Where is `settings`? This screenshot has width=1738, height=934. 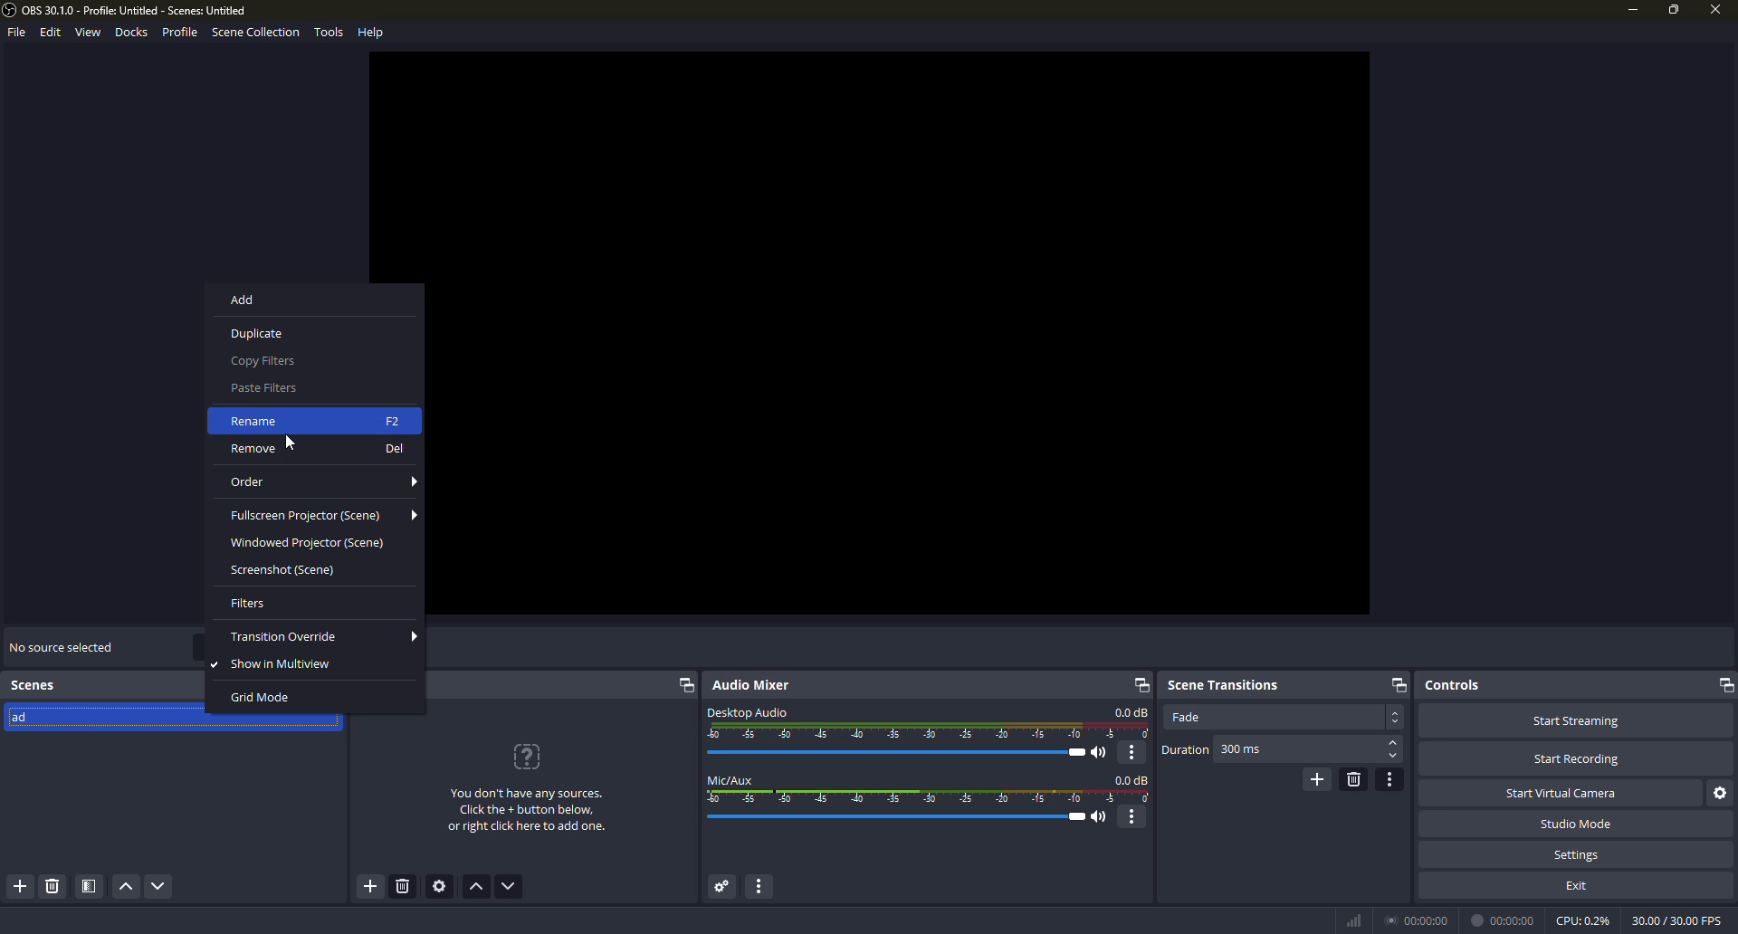
settings is located at coordinates (1578, 854).